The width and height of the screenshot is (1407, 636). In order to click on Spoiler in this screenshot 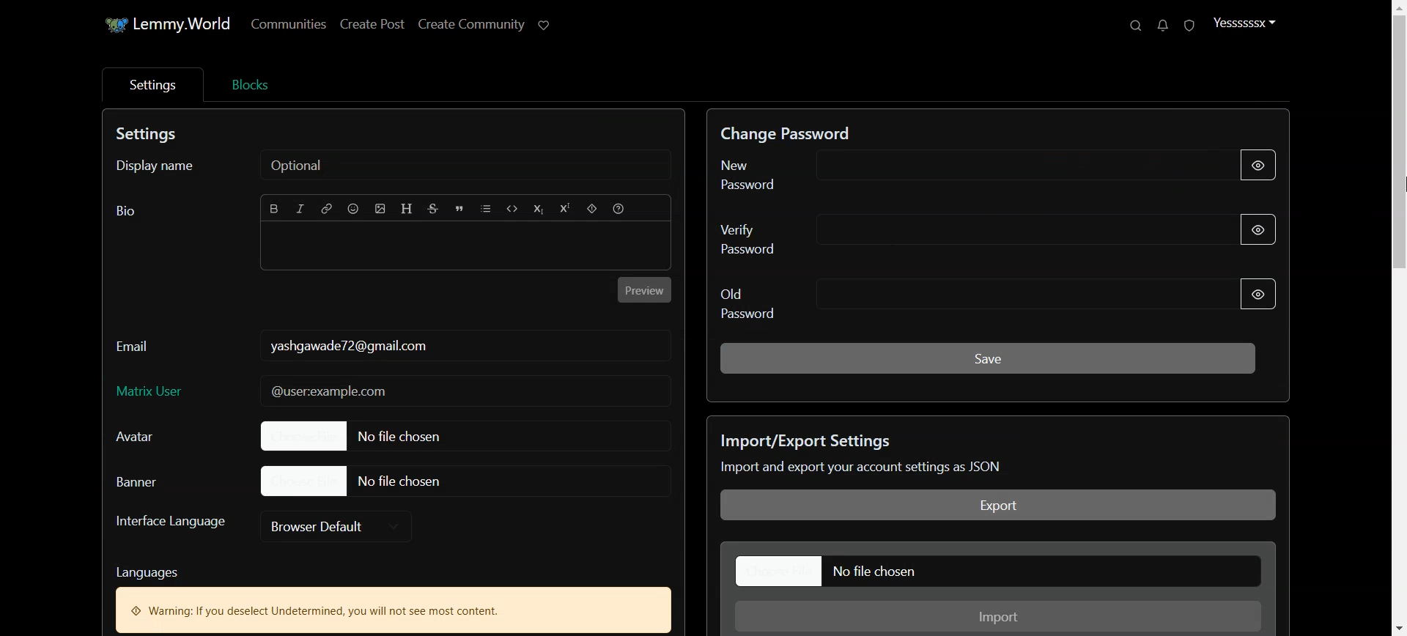, I will do `click(591, 209)`.